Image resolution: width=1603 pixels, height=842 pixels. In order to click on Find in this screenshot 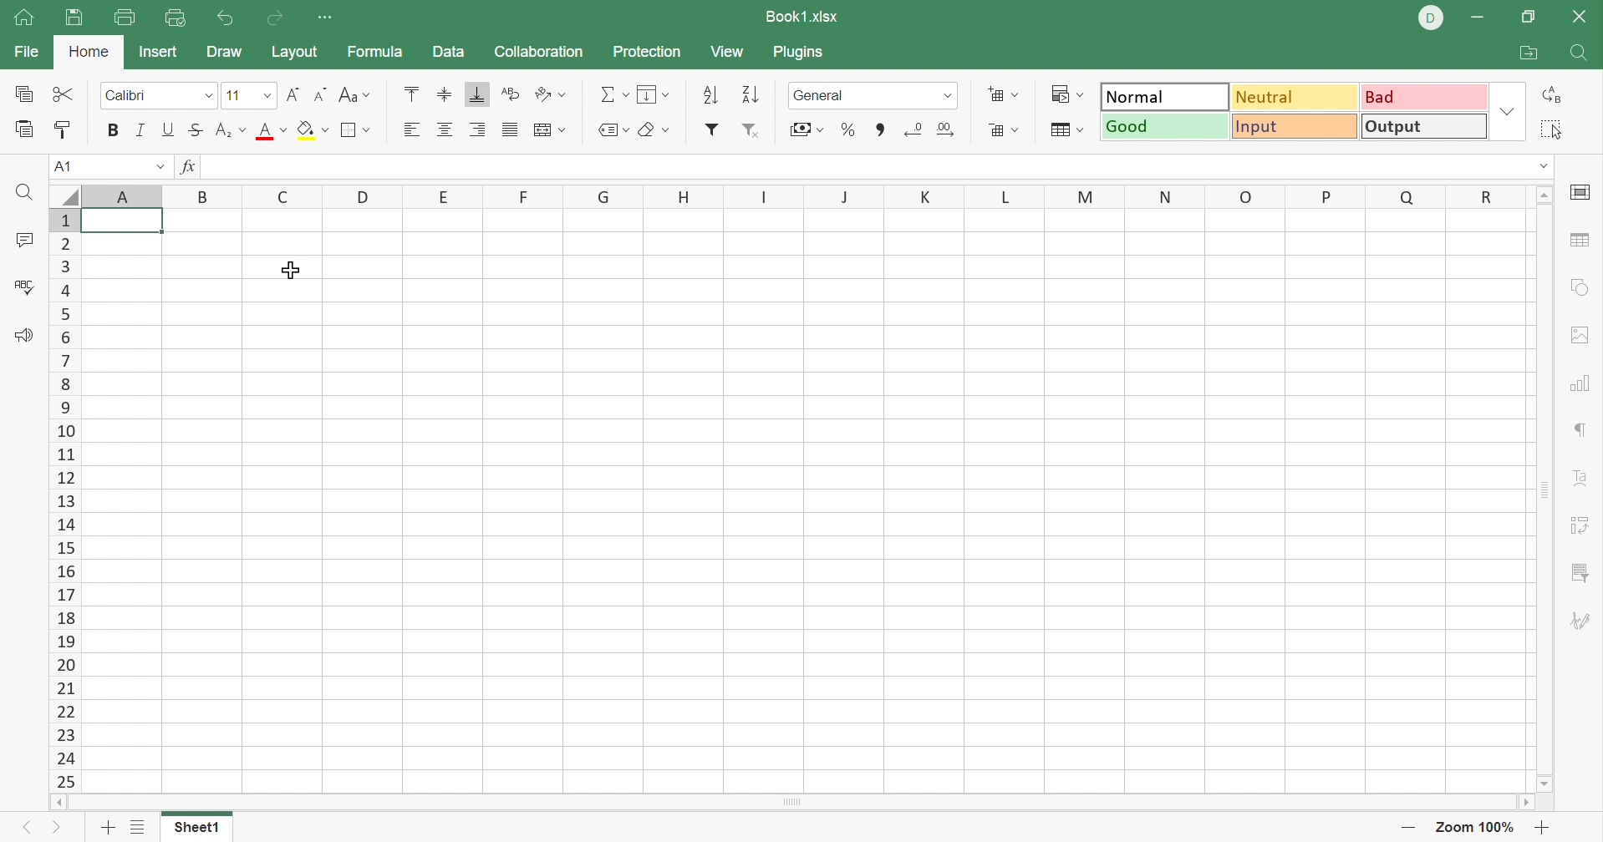, I will do `click(24, 192)`.